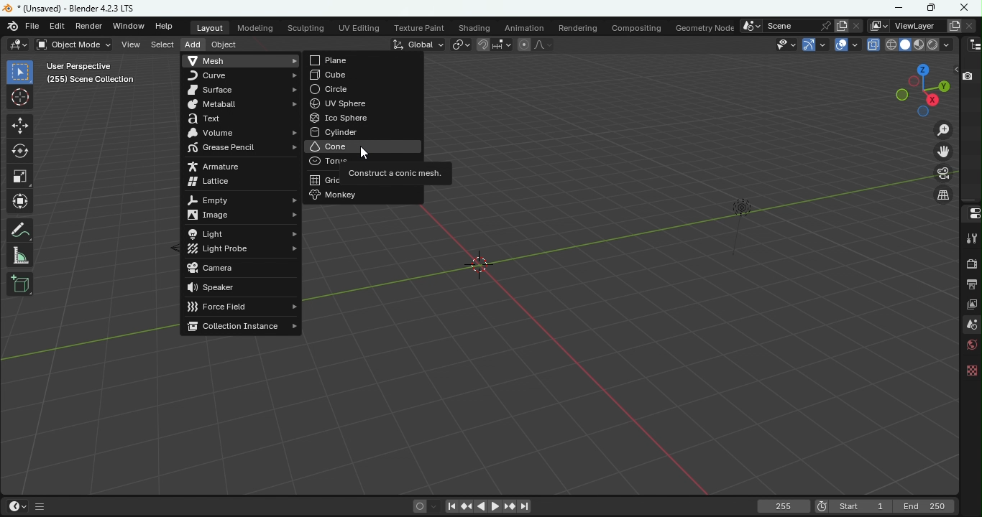  I want to click on Rendering, so click(579, 27).